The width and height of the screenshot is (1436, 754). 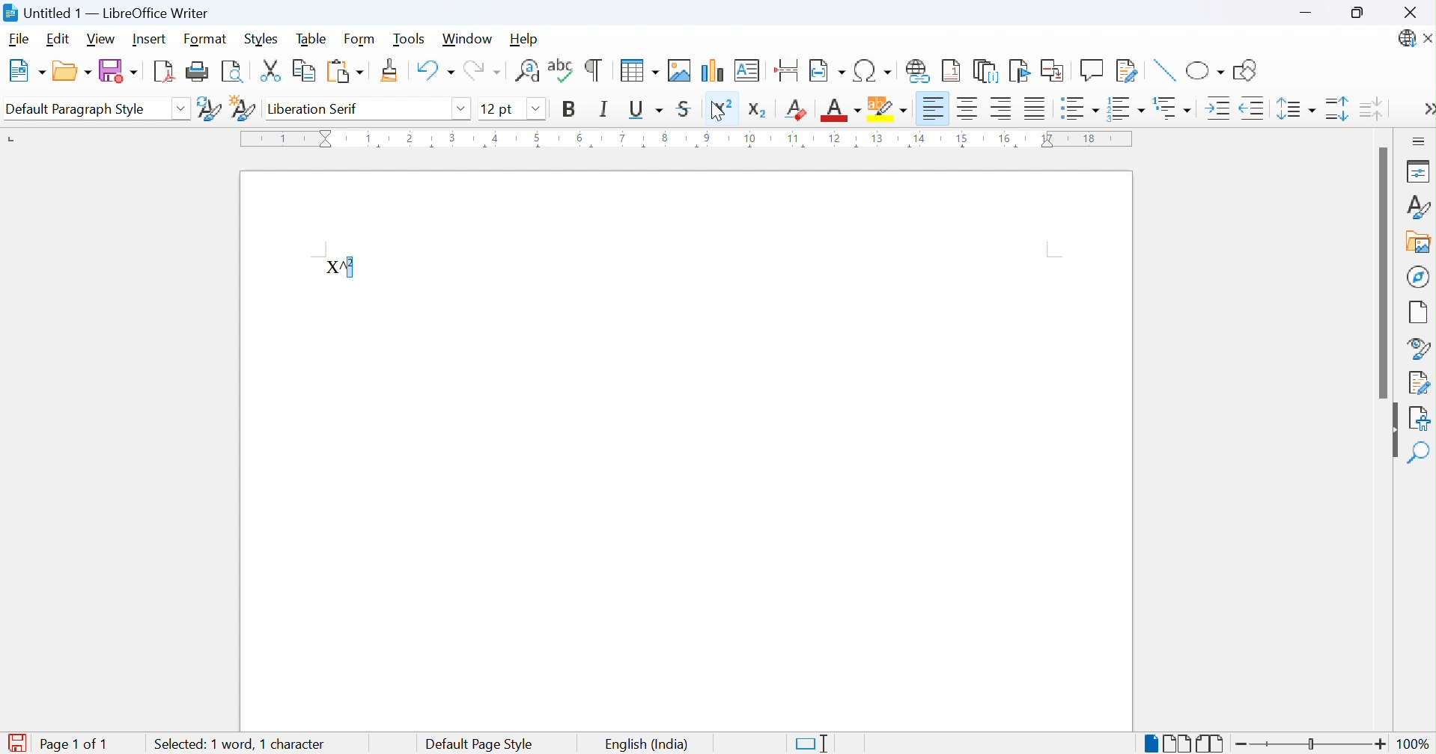 I want to click on Help, so click(x=526, y=40).